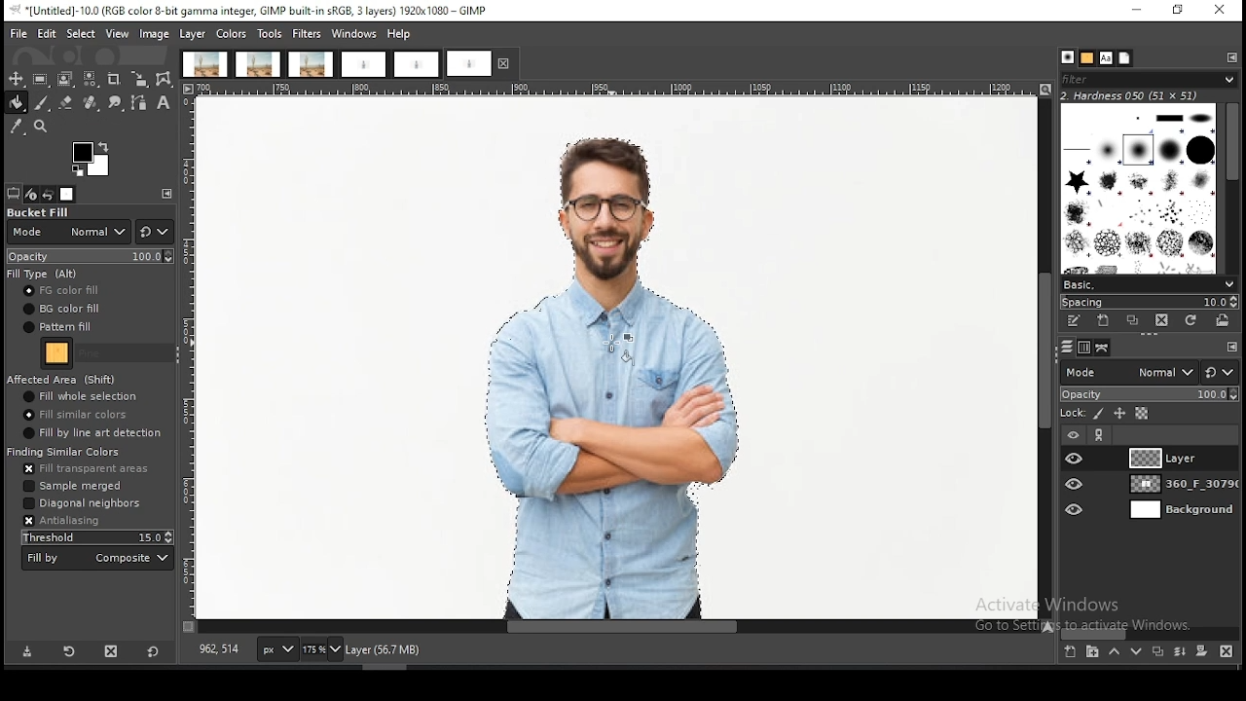 This screenshot has width=1246, height=701. What do you see at coordinates (1074, 436) in the screenshot?
I see `layer visibility on/off` at bounding box center [1074, 436].